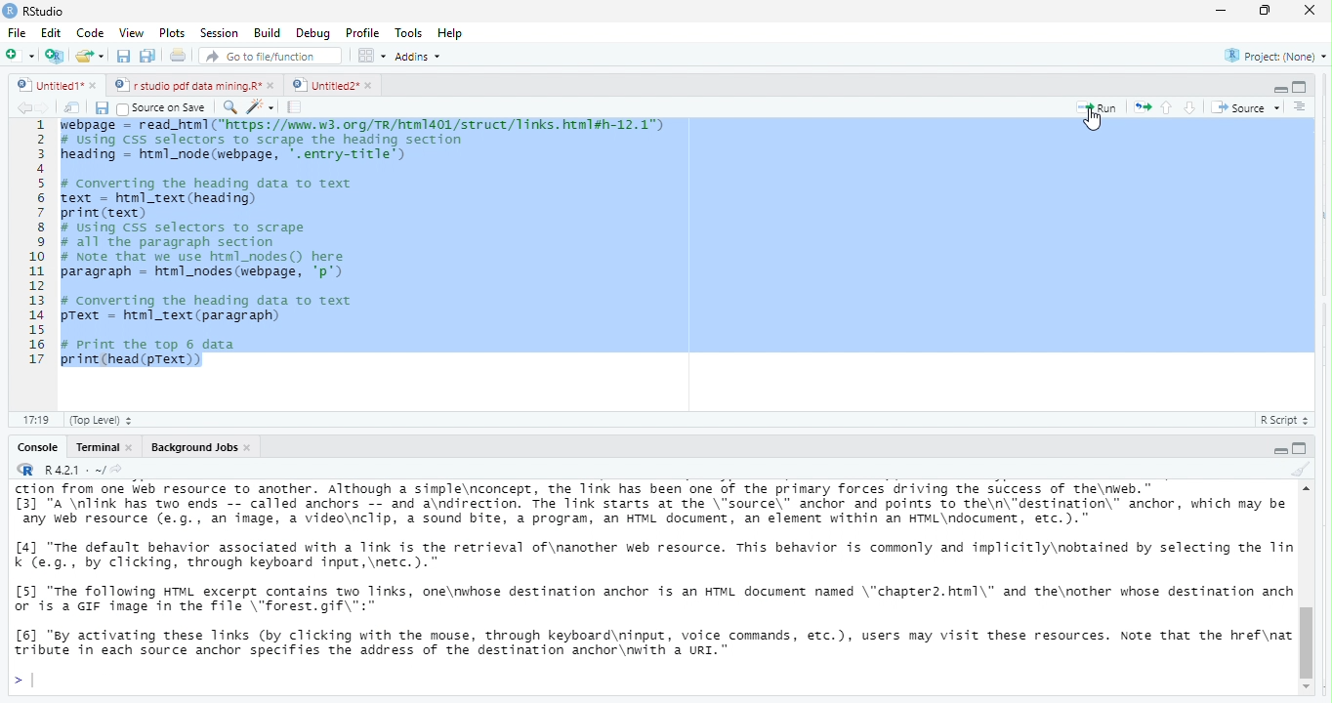  What do you see at coordinates (410, 32) in the screenshot?
I see `Tools` at bounding box center [410, 32].